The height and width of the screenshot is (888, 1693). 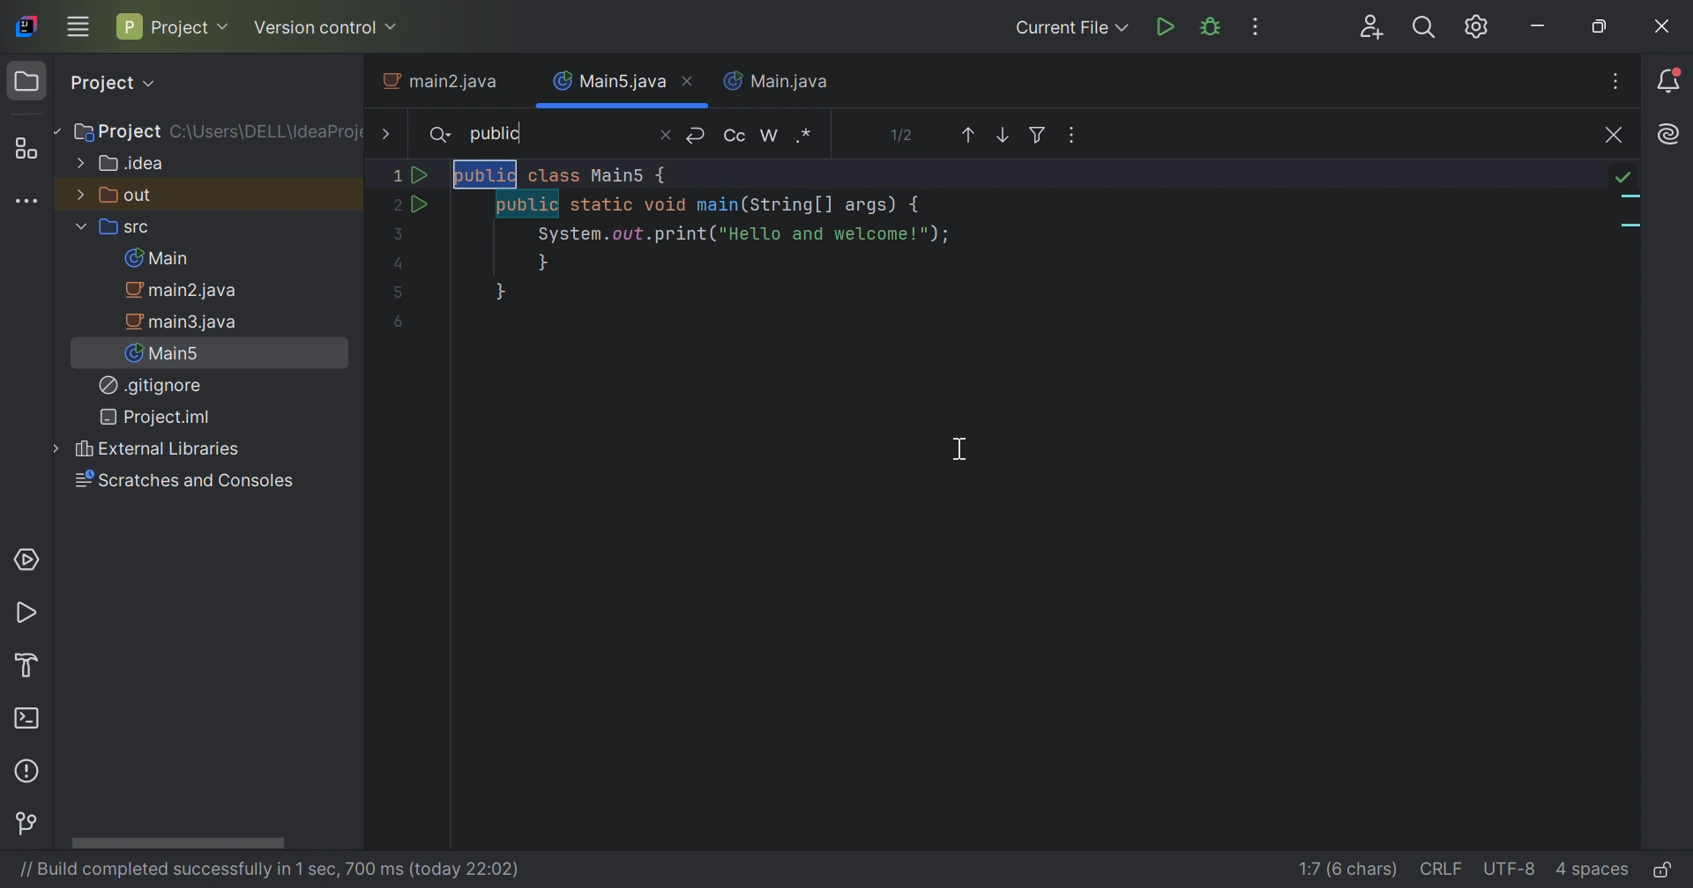 I want to click on .idea, so click(x=123, y=164).